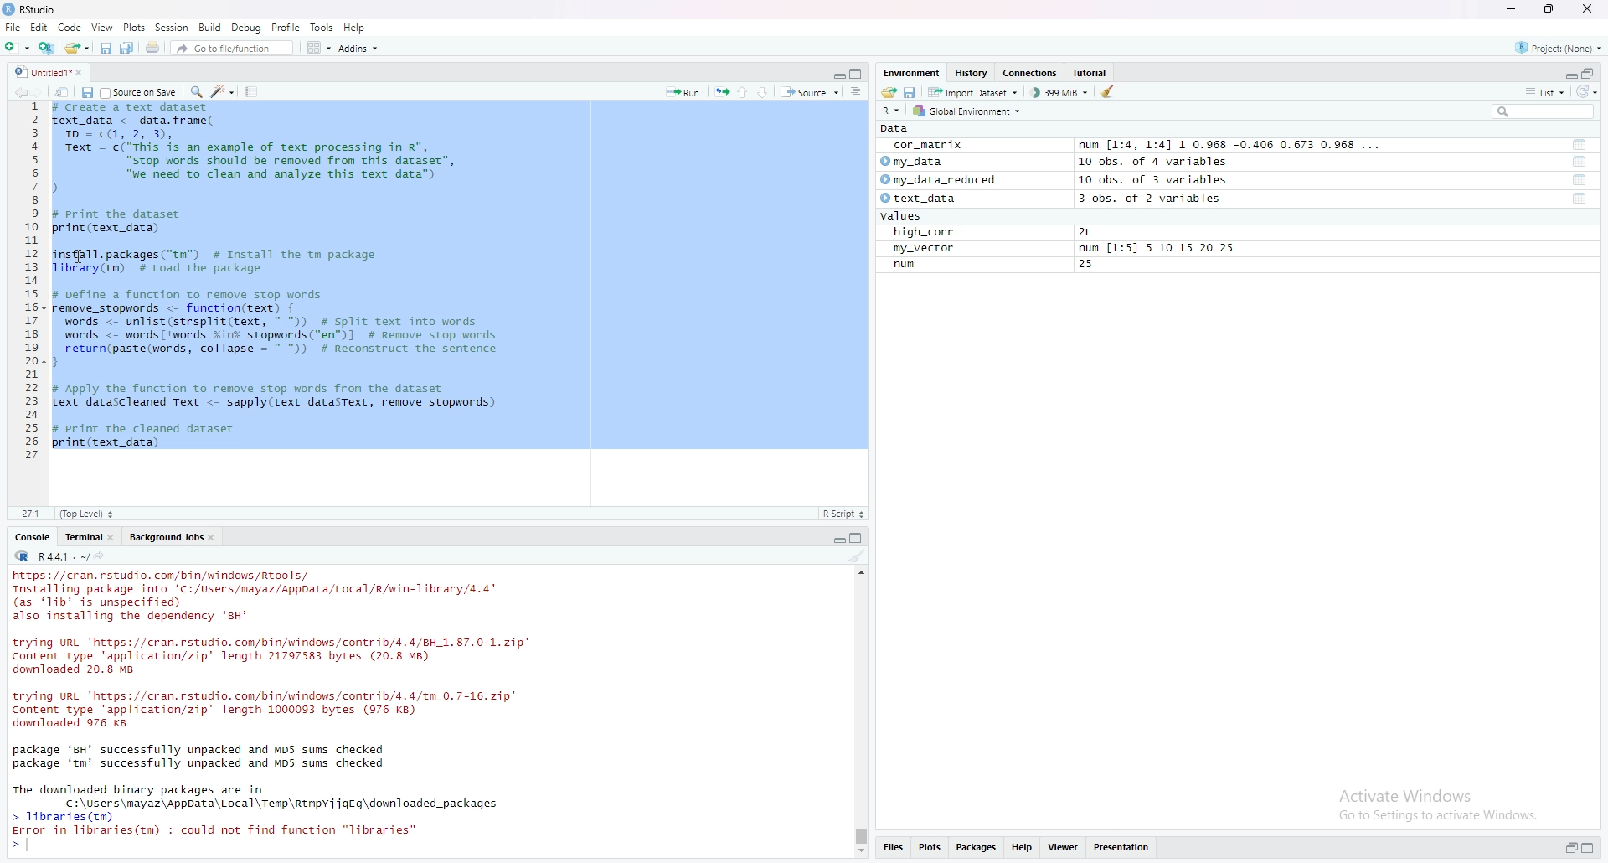  Describe the element at coordinates (1545, 111) in the screenshot. I see `search` at that location.